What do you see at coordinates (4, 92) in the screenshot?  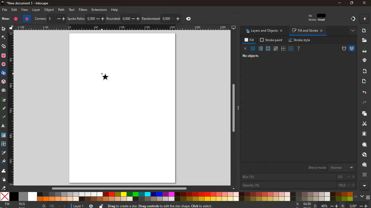 I see `spiral` at bounding box center [4, 92].